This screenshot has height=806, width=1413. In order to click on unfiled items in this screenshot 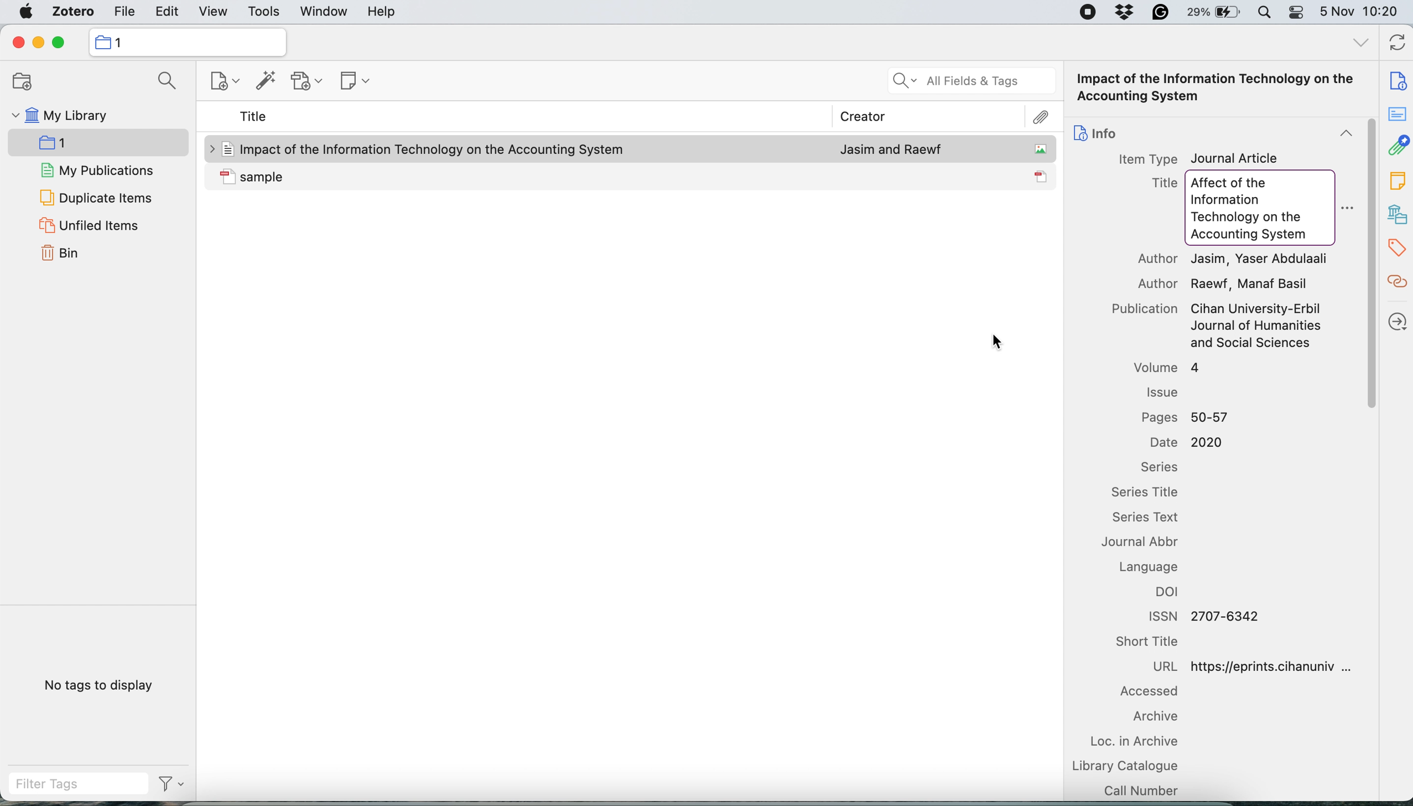, I will do `click(90, 225)`.